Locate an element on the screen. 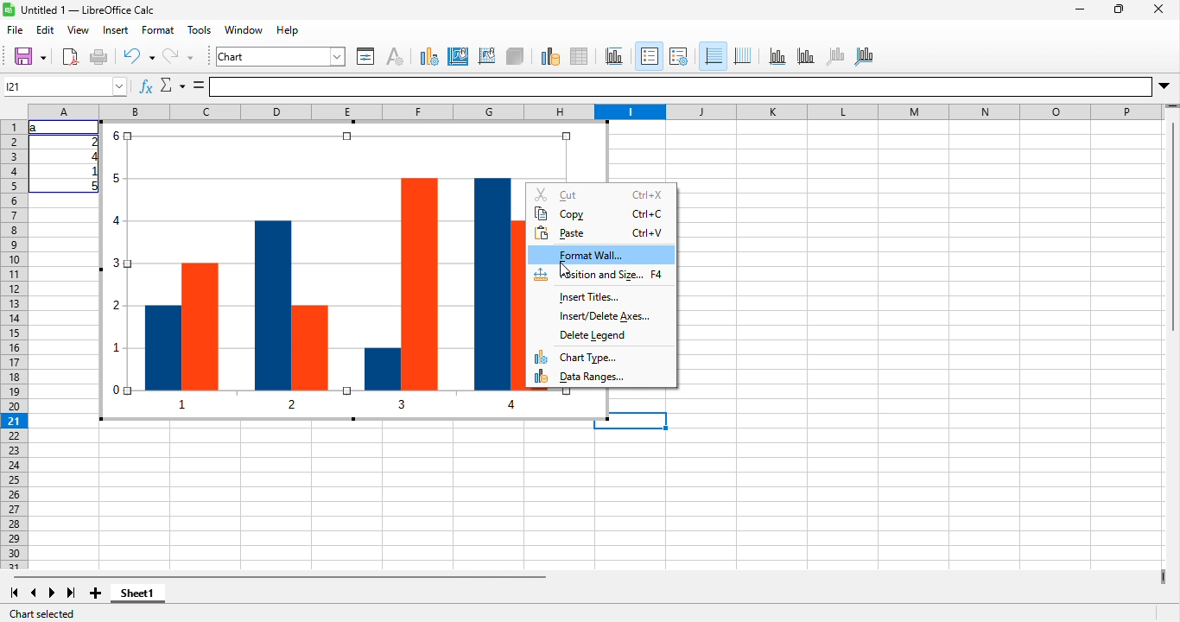 This screenshot has height=622, width=1180. redo is located at coordinates (178, 57).